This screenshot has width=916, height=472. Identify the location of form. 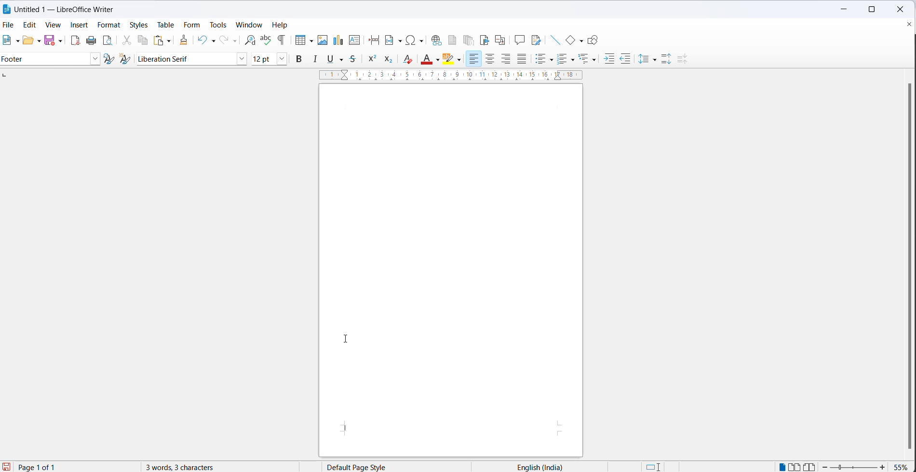
(192, 25).